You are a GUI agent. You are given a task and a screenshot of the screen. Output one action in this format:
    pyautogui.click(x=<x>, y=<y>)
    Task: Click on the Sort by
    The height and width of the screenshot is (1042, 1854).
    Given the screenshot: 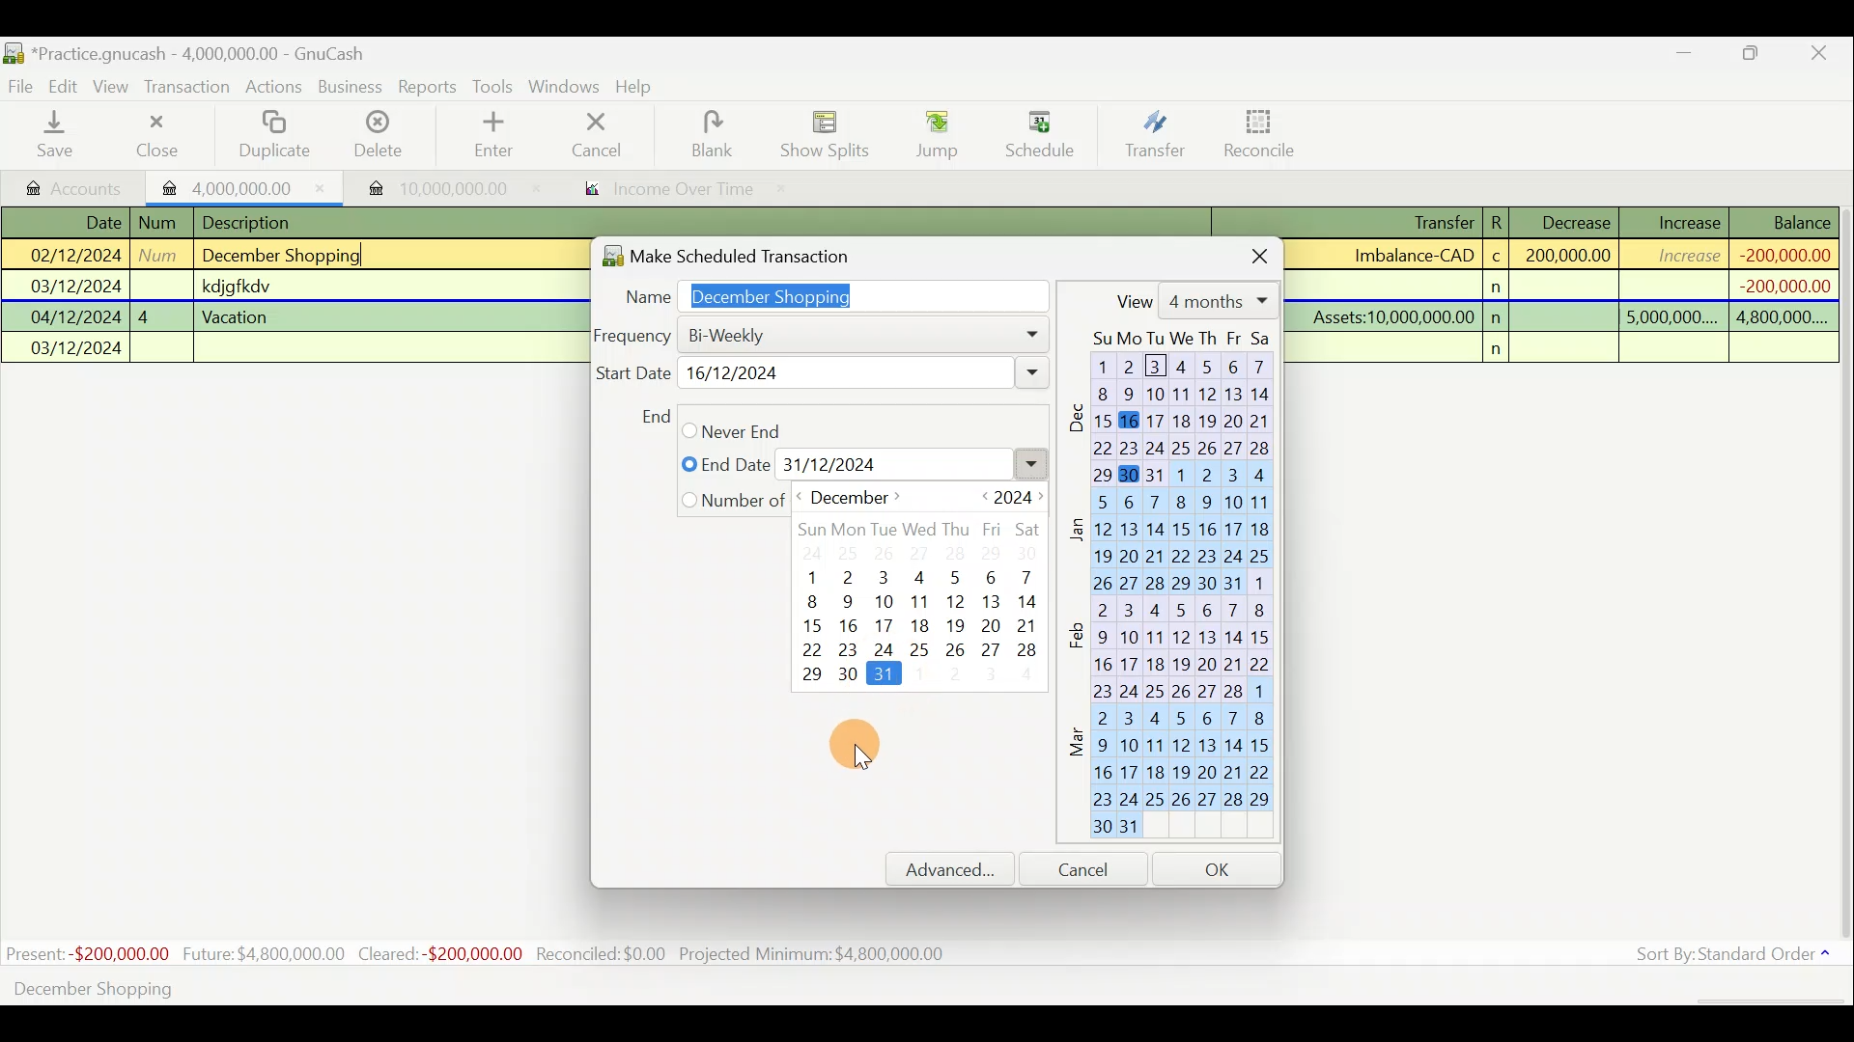 What is the action you would take?
    pyautogui.click(x=1737, y=958)
    